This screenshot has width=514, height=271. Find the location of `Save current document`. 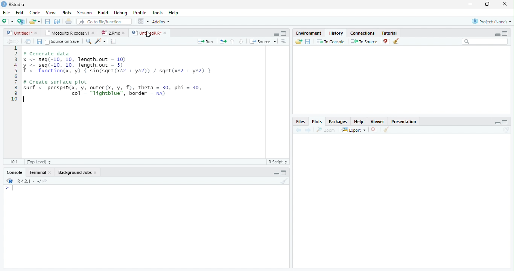

Save current document is located at coordinates (39, 41).